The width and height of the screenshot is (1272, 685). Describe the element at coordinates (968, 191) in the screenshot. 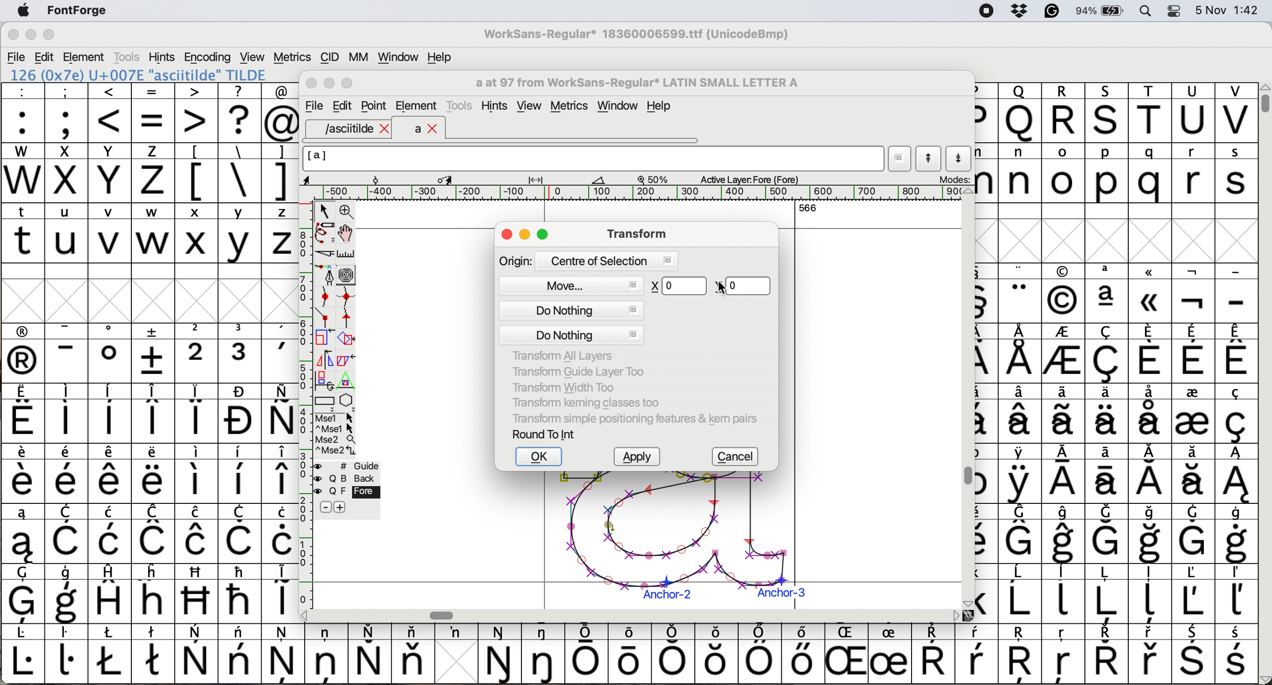

I see `scroll button` at that location.